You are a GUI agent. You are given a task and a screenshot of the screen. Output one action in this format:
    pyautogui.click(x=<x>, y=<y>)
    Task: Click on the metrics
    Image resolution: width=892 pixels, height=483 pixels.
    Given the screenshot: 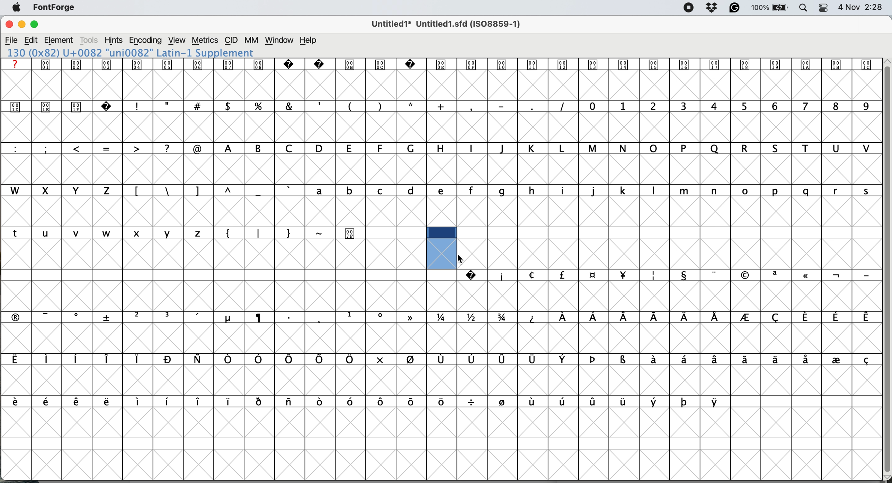 What is the action you would take?
    pyautogui.click(x=205, y=41)
    